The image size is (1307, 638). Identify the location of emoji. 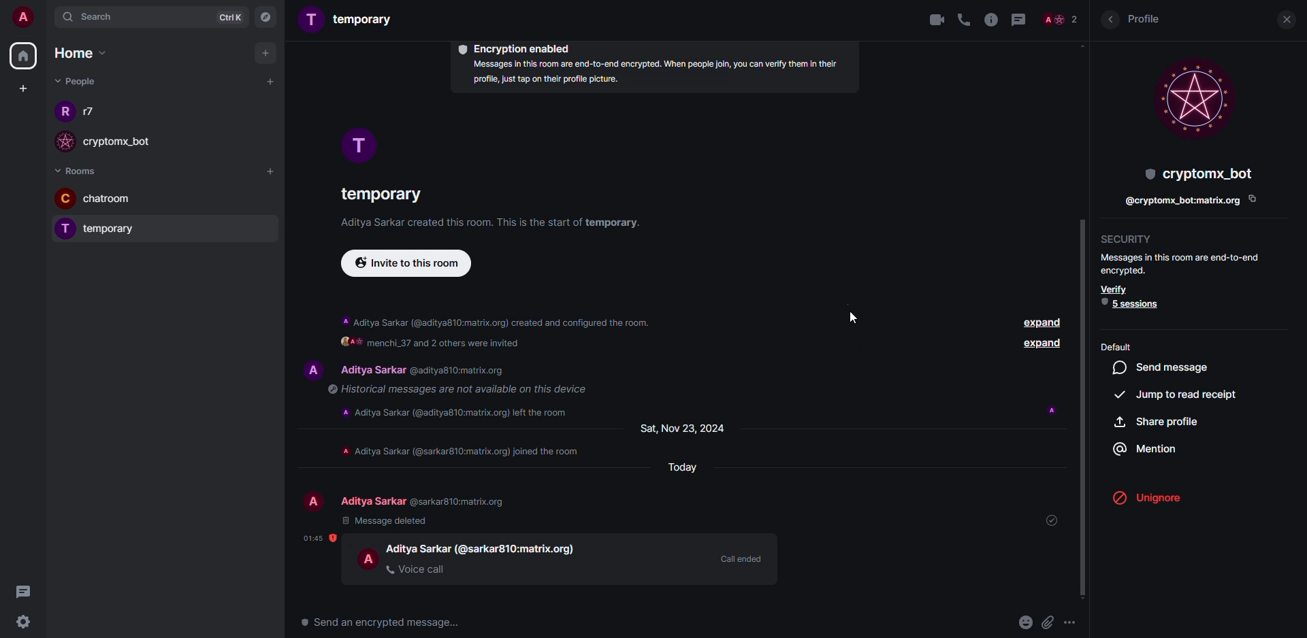
(1026, 622).